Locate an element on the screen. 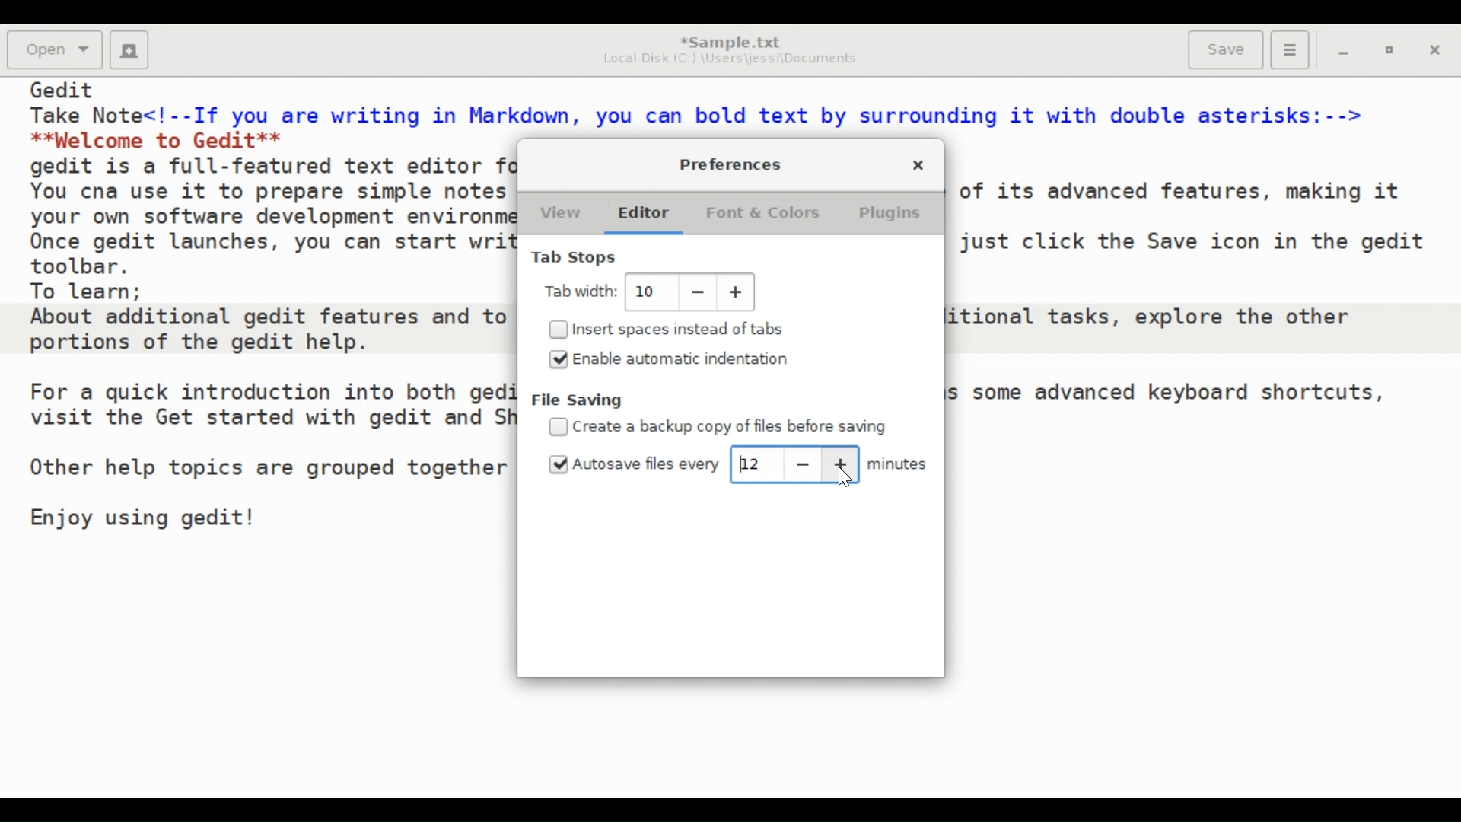  Save is located at coordinates (1226, 48).